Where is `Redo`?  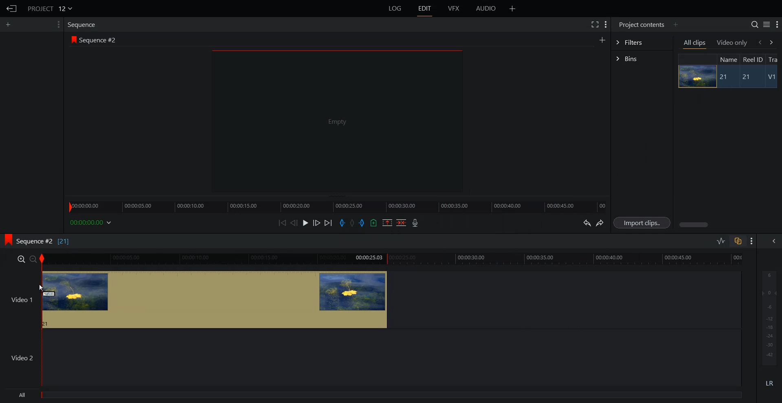
Redo is located at coordinates (600, 223).